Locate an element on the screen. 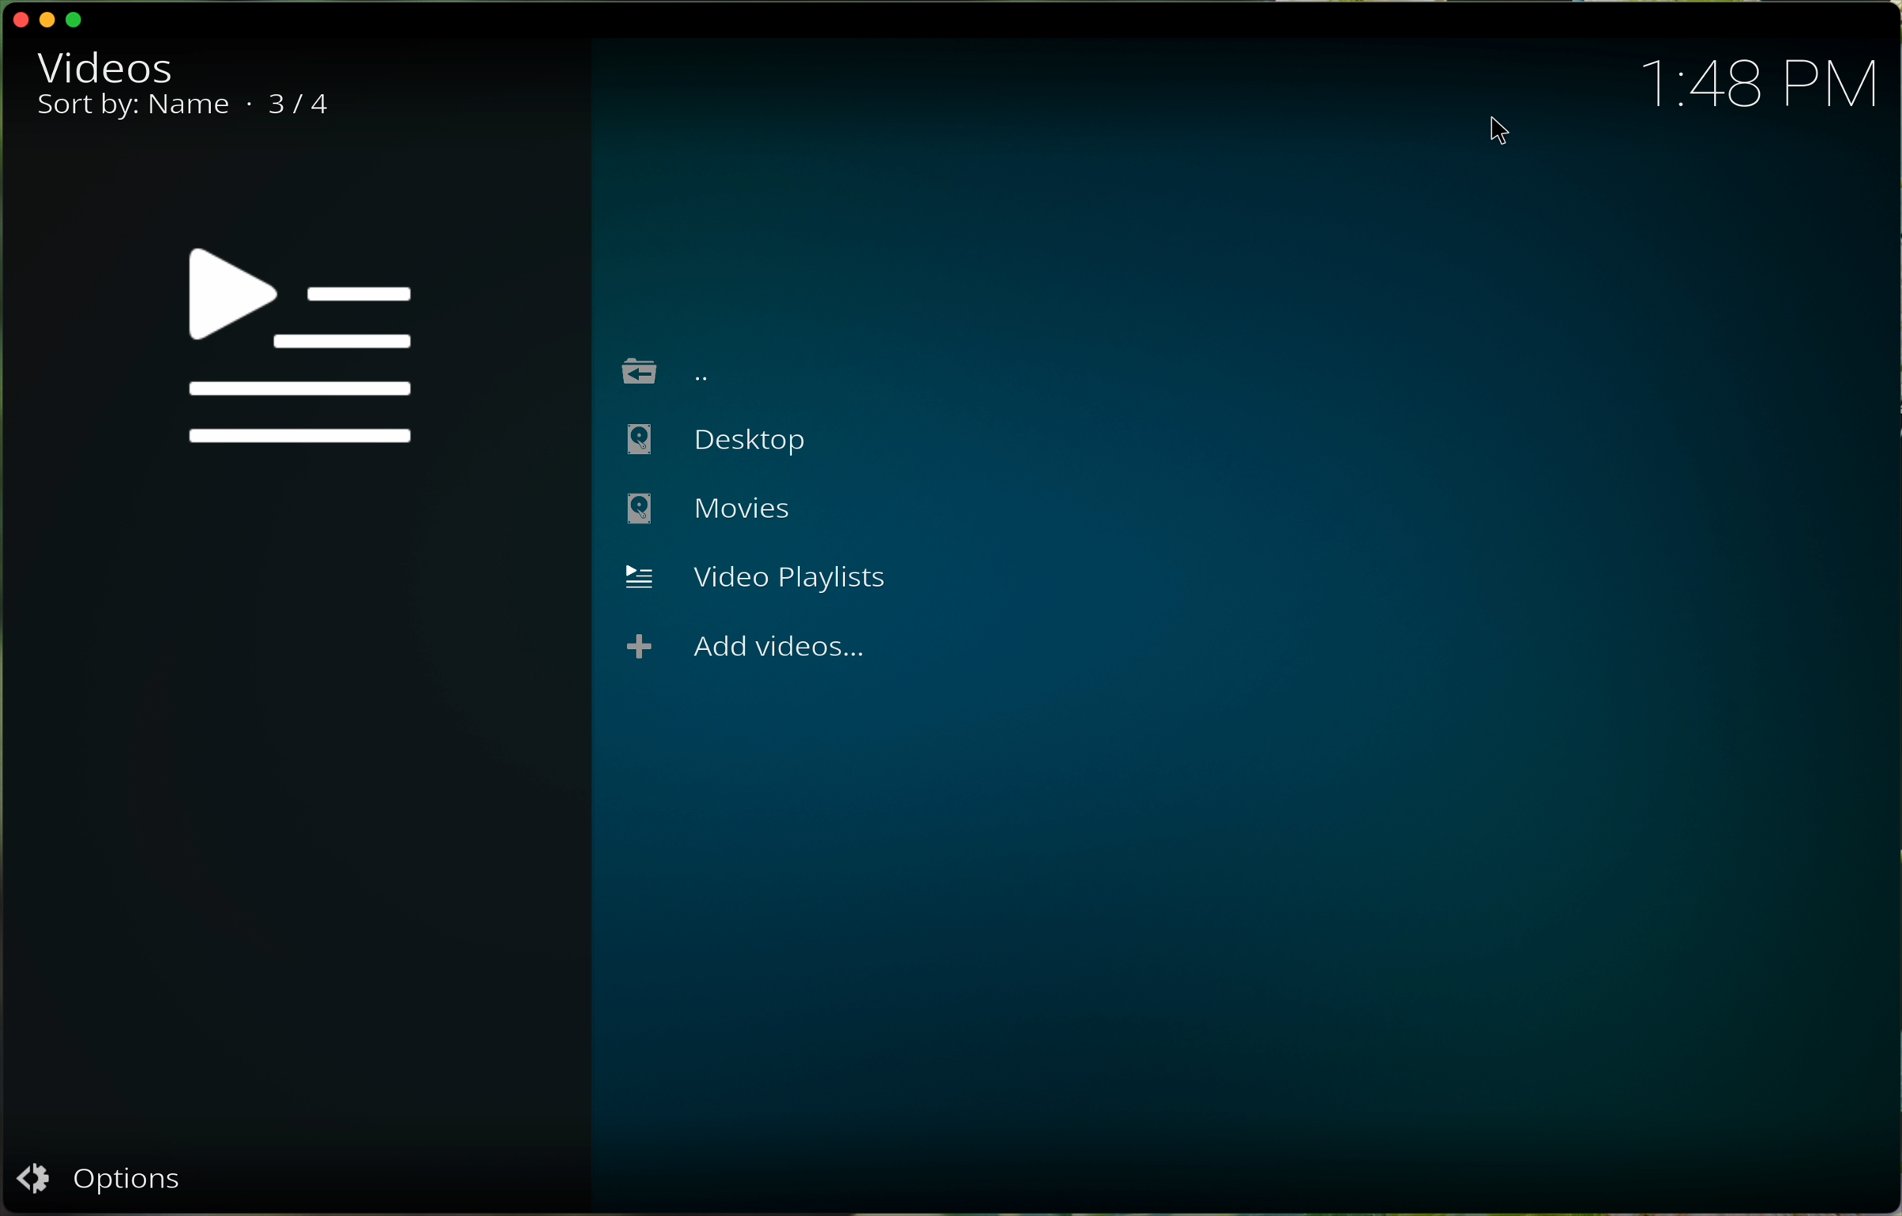 The height and width of the screenshot is (1216, 1902). video is located at coordinates (104, 66).